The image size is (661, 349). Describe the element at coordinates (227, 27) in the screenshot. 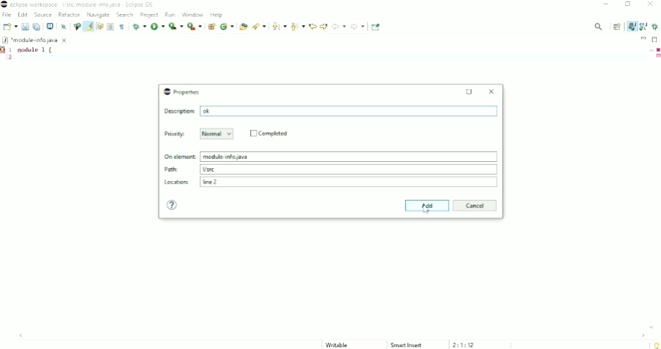

I see `New java class` at that location.